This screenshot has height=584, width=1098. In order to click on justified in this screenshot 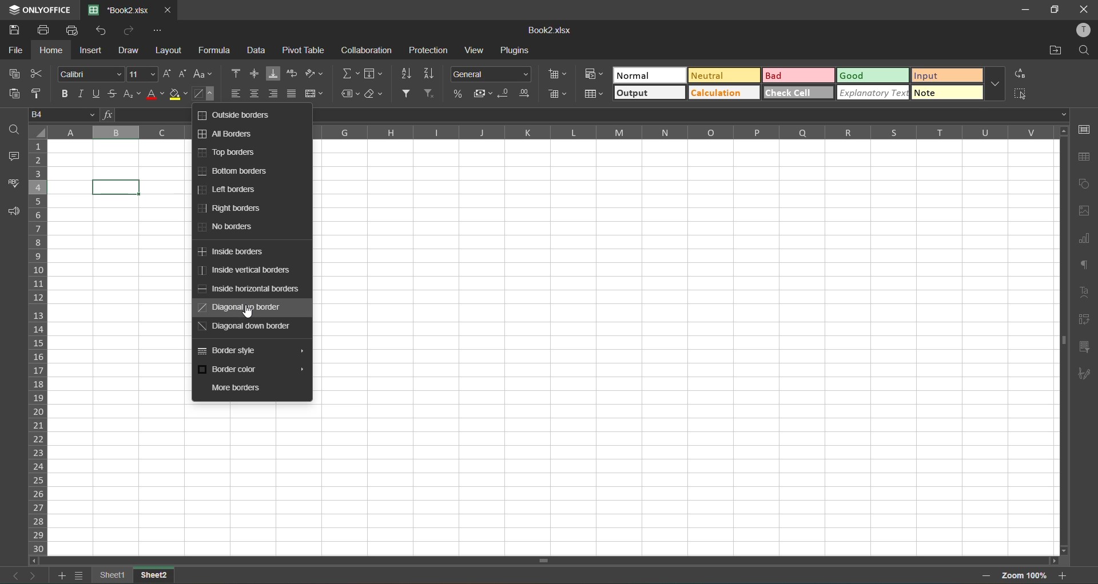, I will do `click(292, 93)`.